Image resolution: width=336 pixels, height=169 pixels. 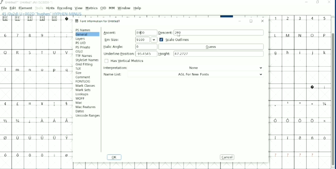 What do you see at coordinates (211, 53) in the screenshot?
I see `Height` at bounding box center [211, 53].